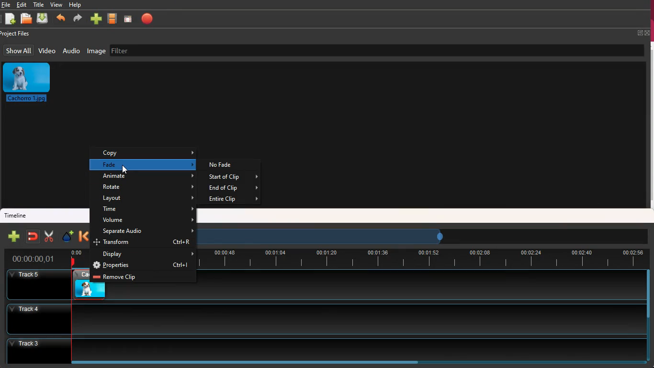 This screenshot has height=368, width=654. Describe the element at coordinates (62, 18) in the screenshot. I see `back` at that location.